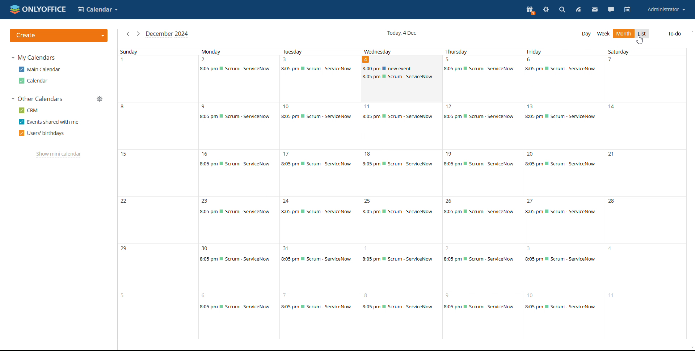 Image resolution: width=695 pixels, height=351 pixels. I want to click on month view, so click(624, 34).